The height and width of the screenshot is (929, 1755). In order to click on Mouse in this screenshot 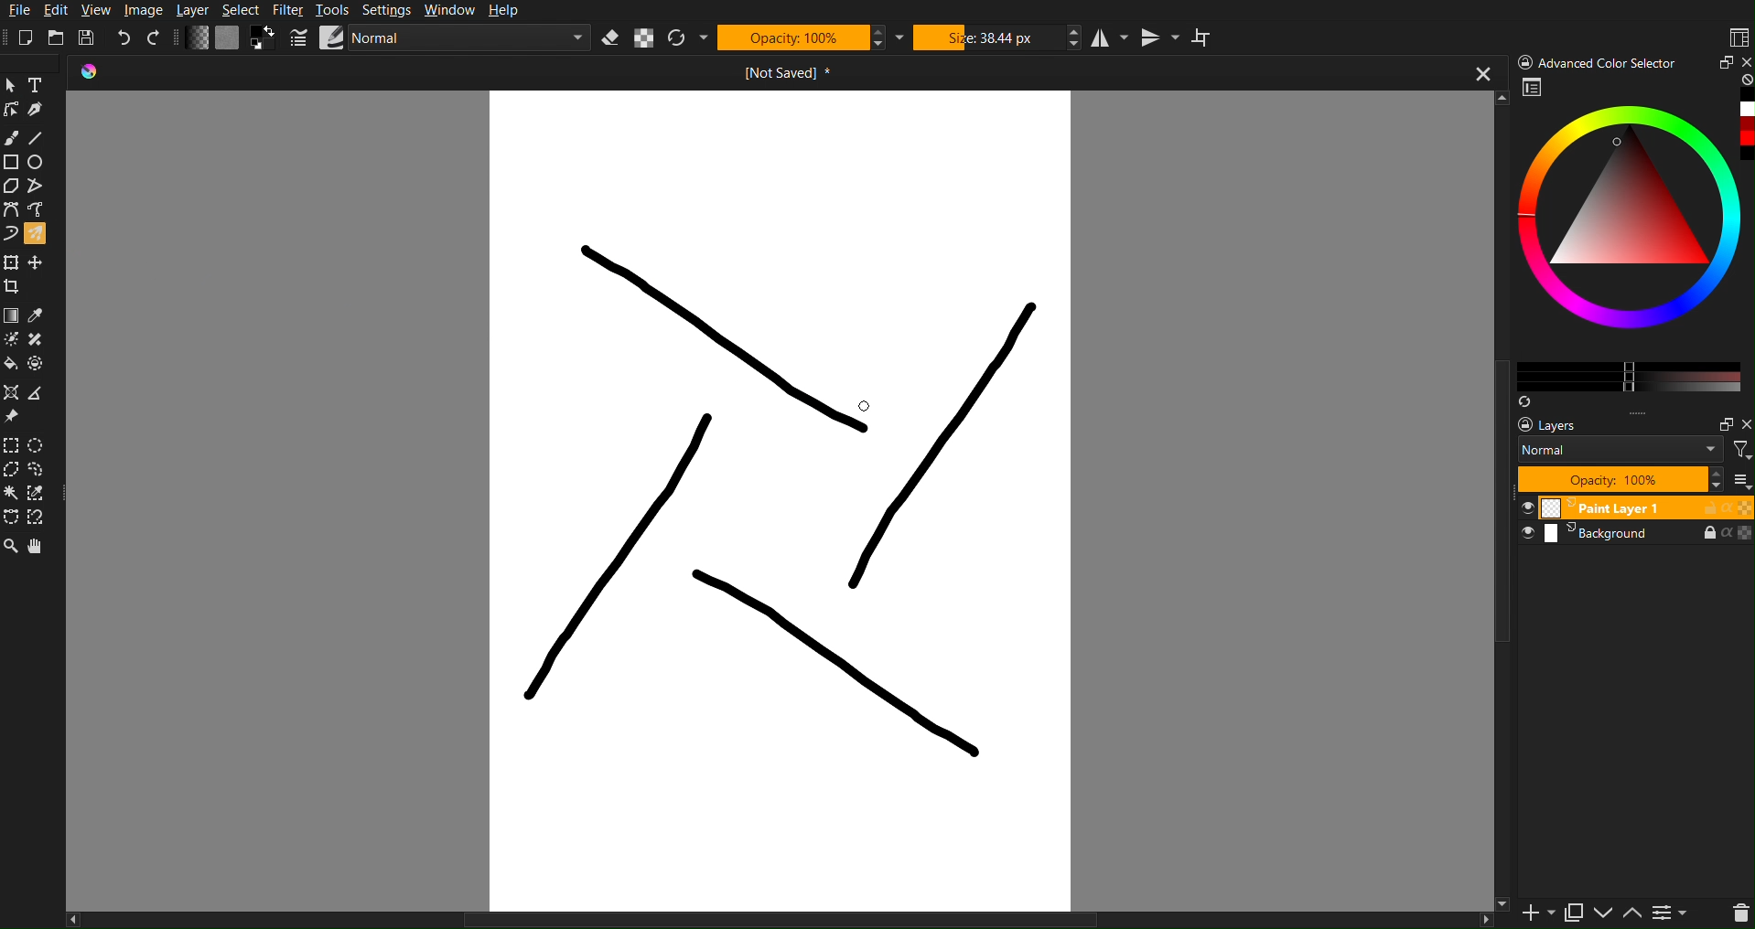, I will do `click(40, 233)`.